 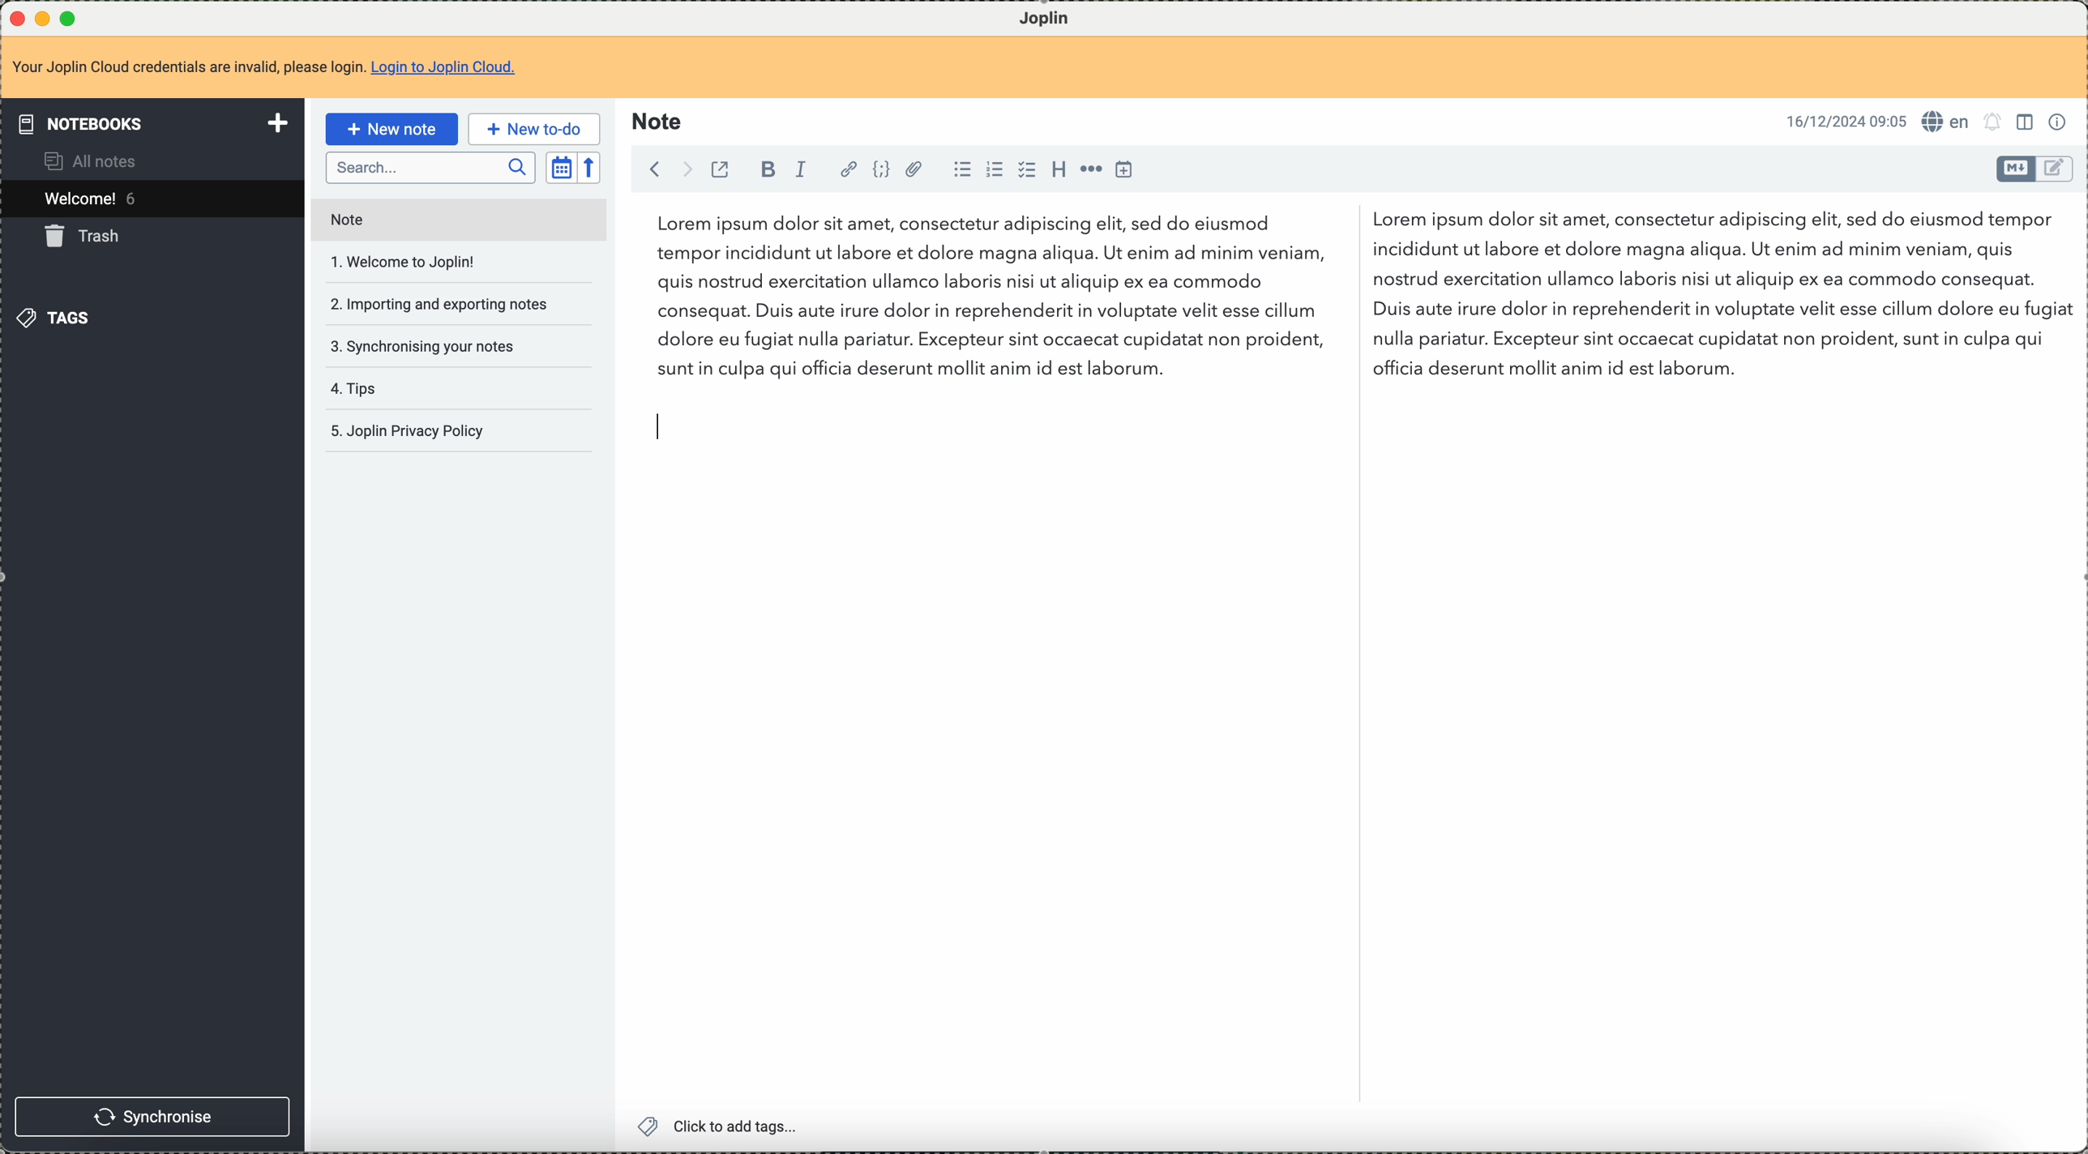 I want to click on en, so click(x=1949, y=122).